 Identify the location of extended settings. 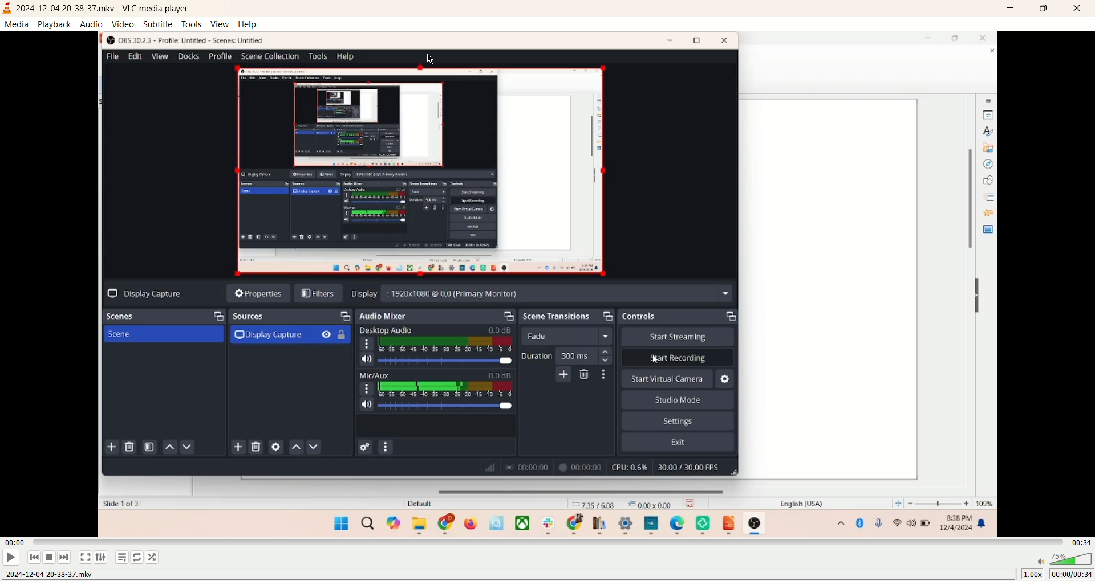
(102, 557).